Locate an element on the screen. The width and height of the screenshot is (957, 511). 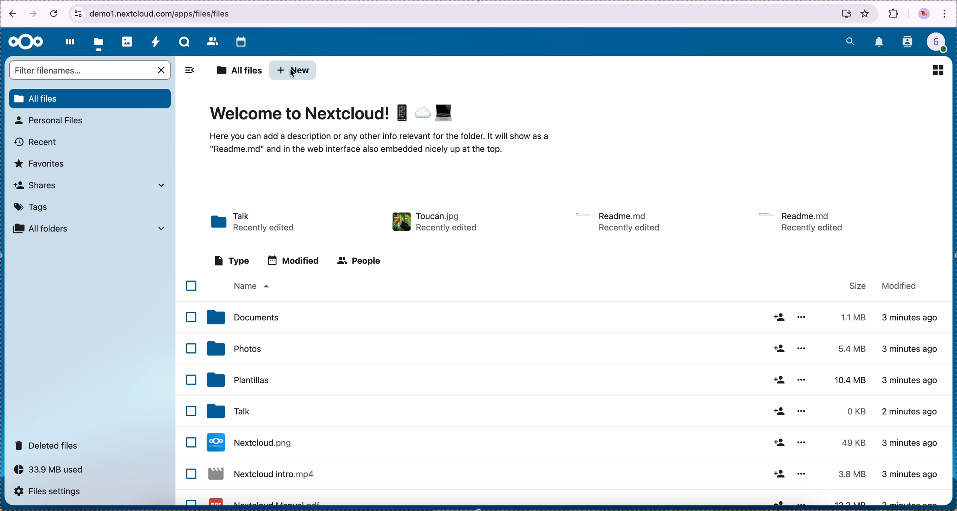
hide tabs is located at coordinates (189, 72).